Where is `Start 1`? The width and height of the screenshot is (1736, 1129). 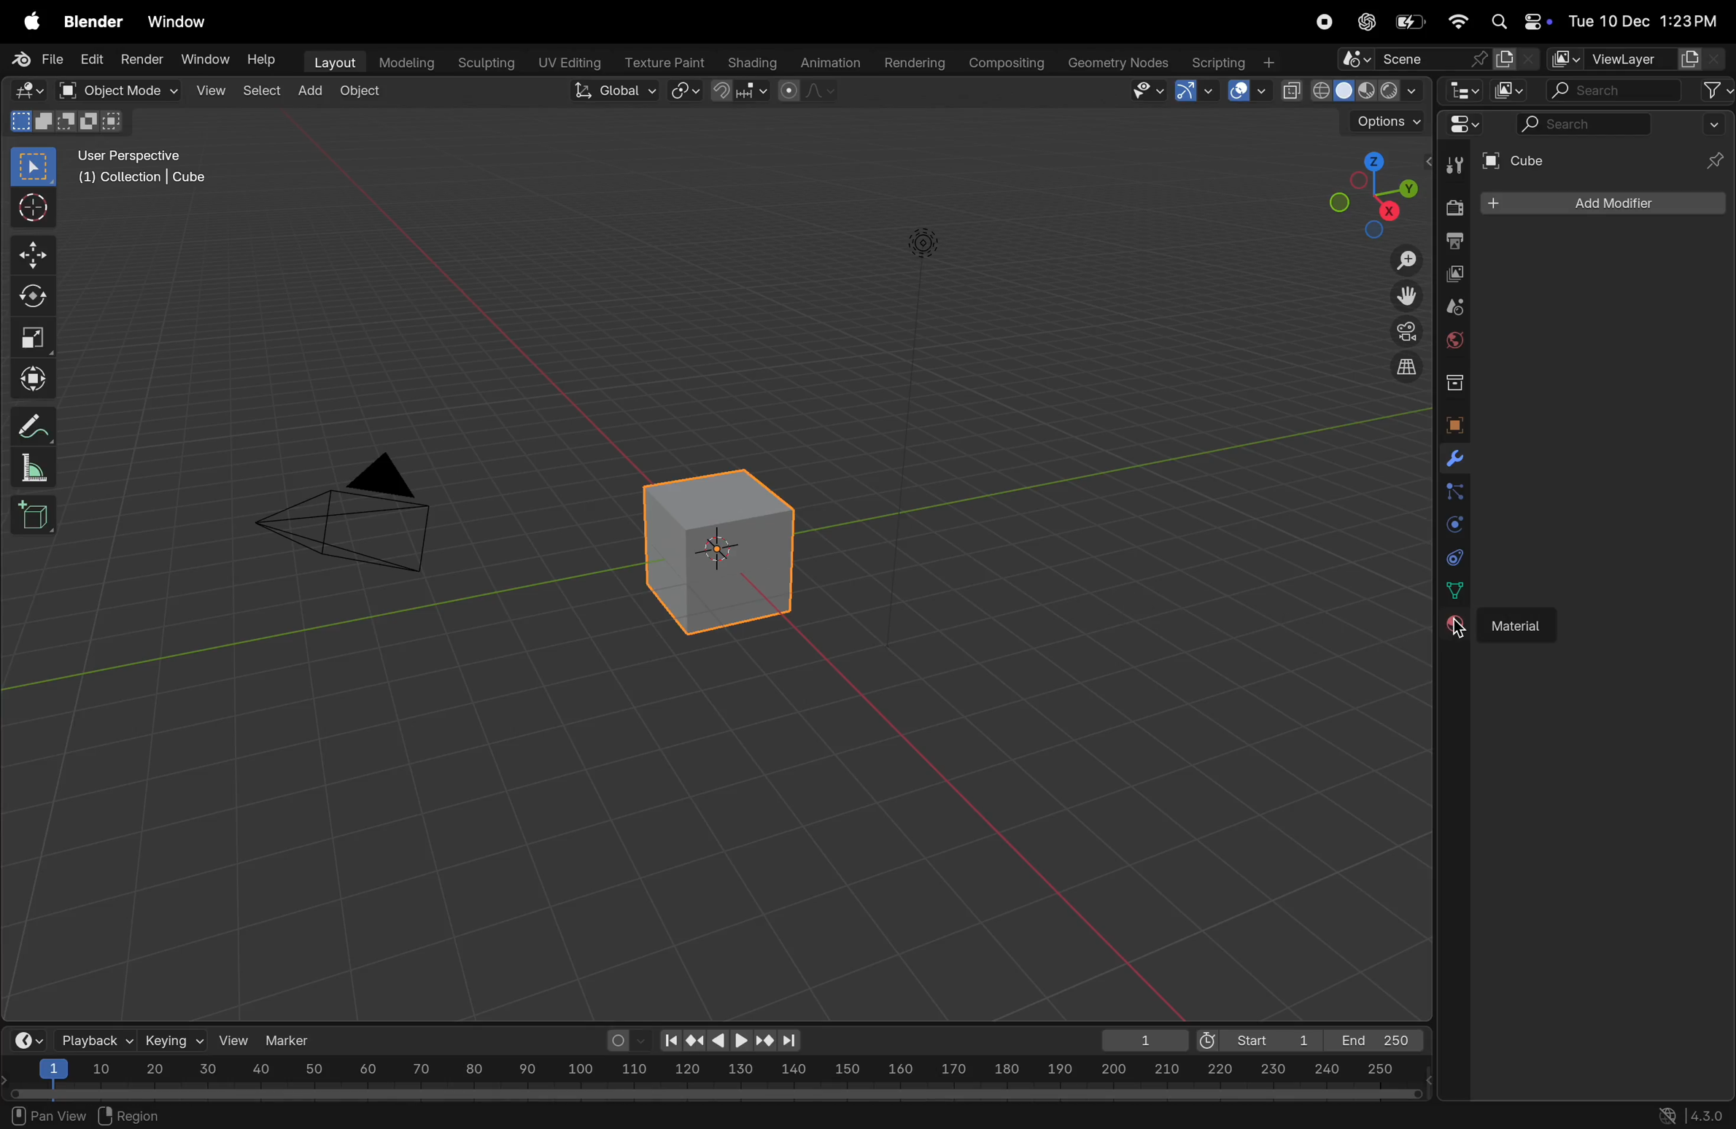
Start 1 is located at coordinates (1256, 1038).